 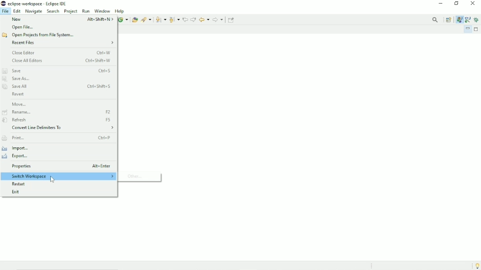 What do you see at coordinates (146, 19) in the screenshot?
I see `Search` at bounding box center [146, 19].